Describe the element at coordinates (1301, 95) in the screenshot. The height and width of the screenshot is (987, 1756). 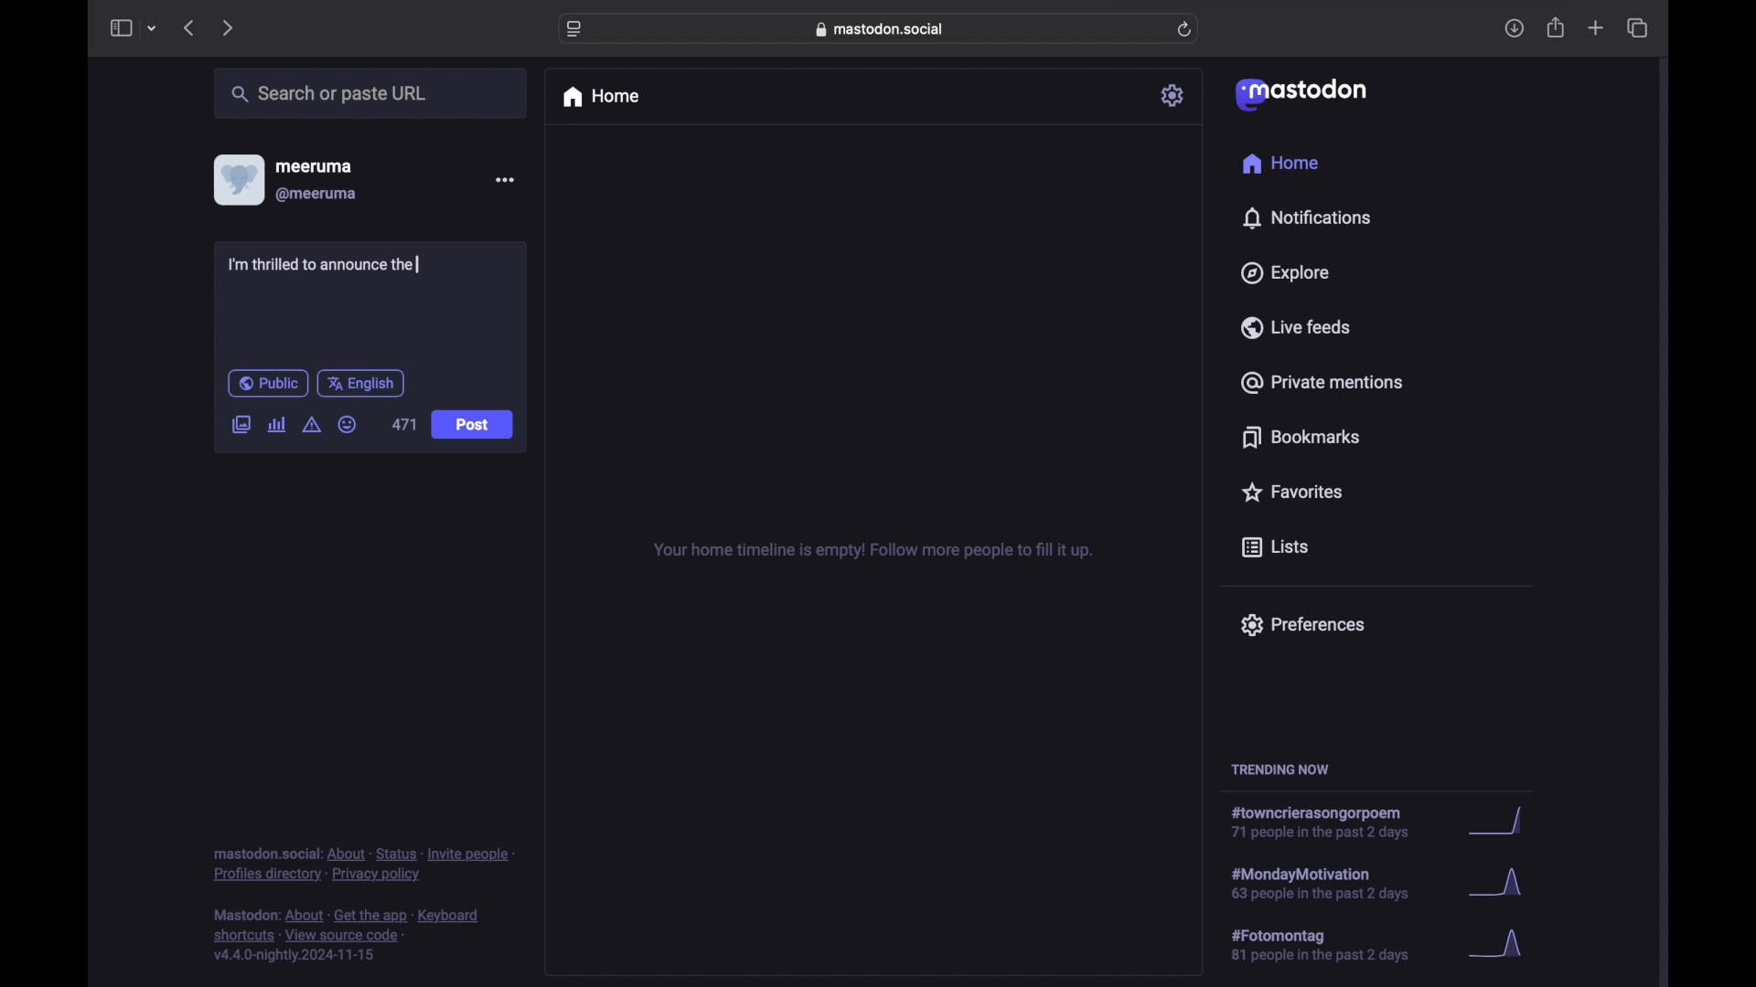
I see `mastodon` at that location.